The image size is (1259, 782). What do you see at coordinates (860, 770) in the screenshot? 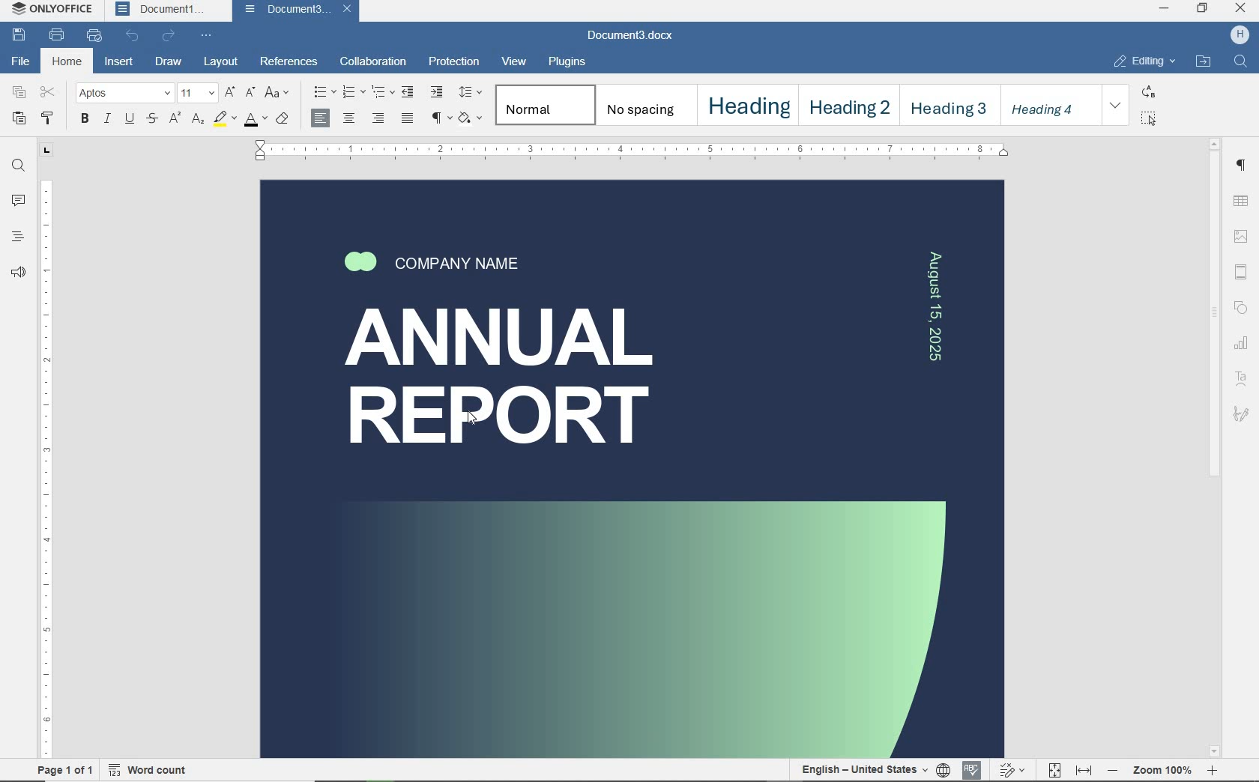
I see `English — United States ` at bounding box center [860, 770].